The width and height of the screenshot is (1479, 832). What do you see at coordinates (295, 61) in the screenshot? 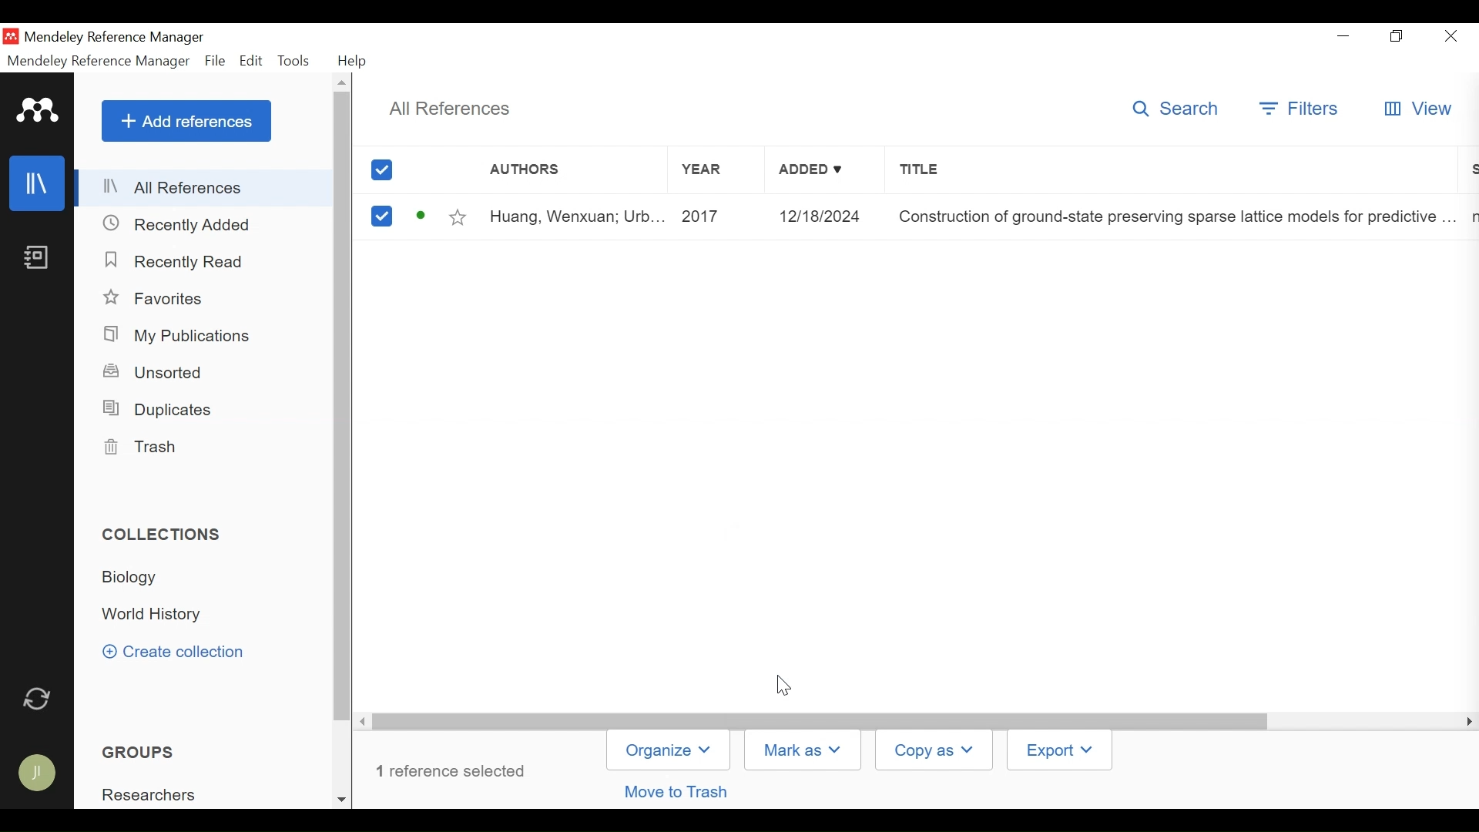
I see `Tools` at bounding box center [295, 61].